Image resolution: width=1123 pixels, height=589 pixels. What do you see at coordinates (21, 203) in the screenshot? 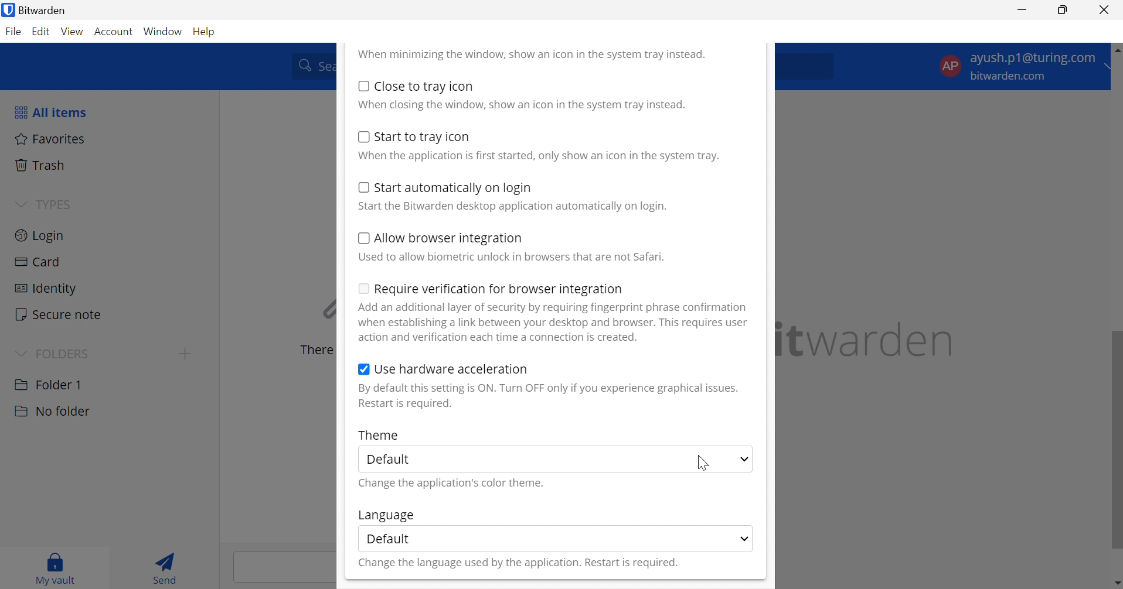
I see `Drop Down` at bounding box center [21, 203].